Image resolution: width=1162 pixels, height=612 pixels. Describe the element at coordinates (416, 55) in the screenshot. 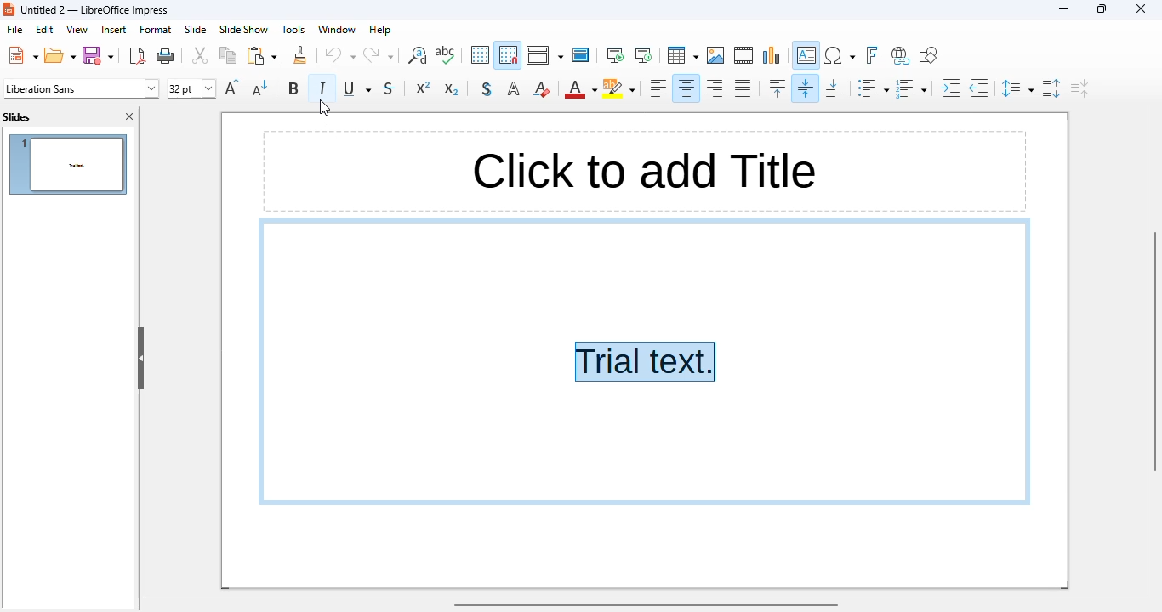

I see `find and replace` at that location.